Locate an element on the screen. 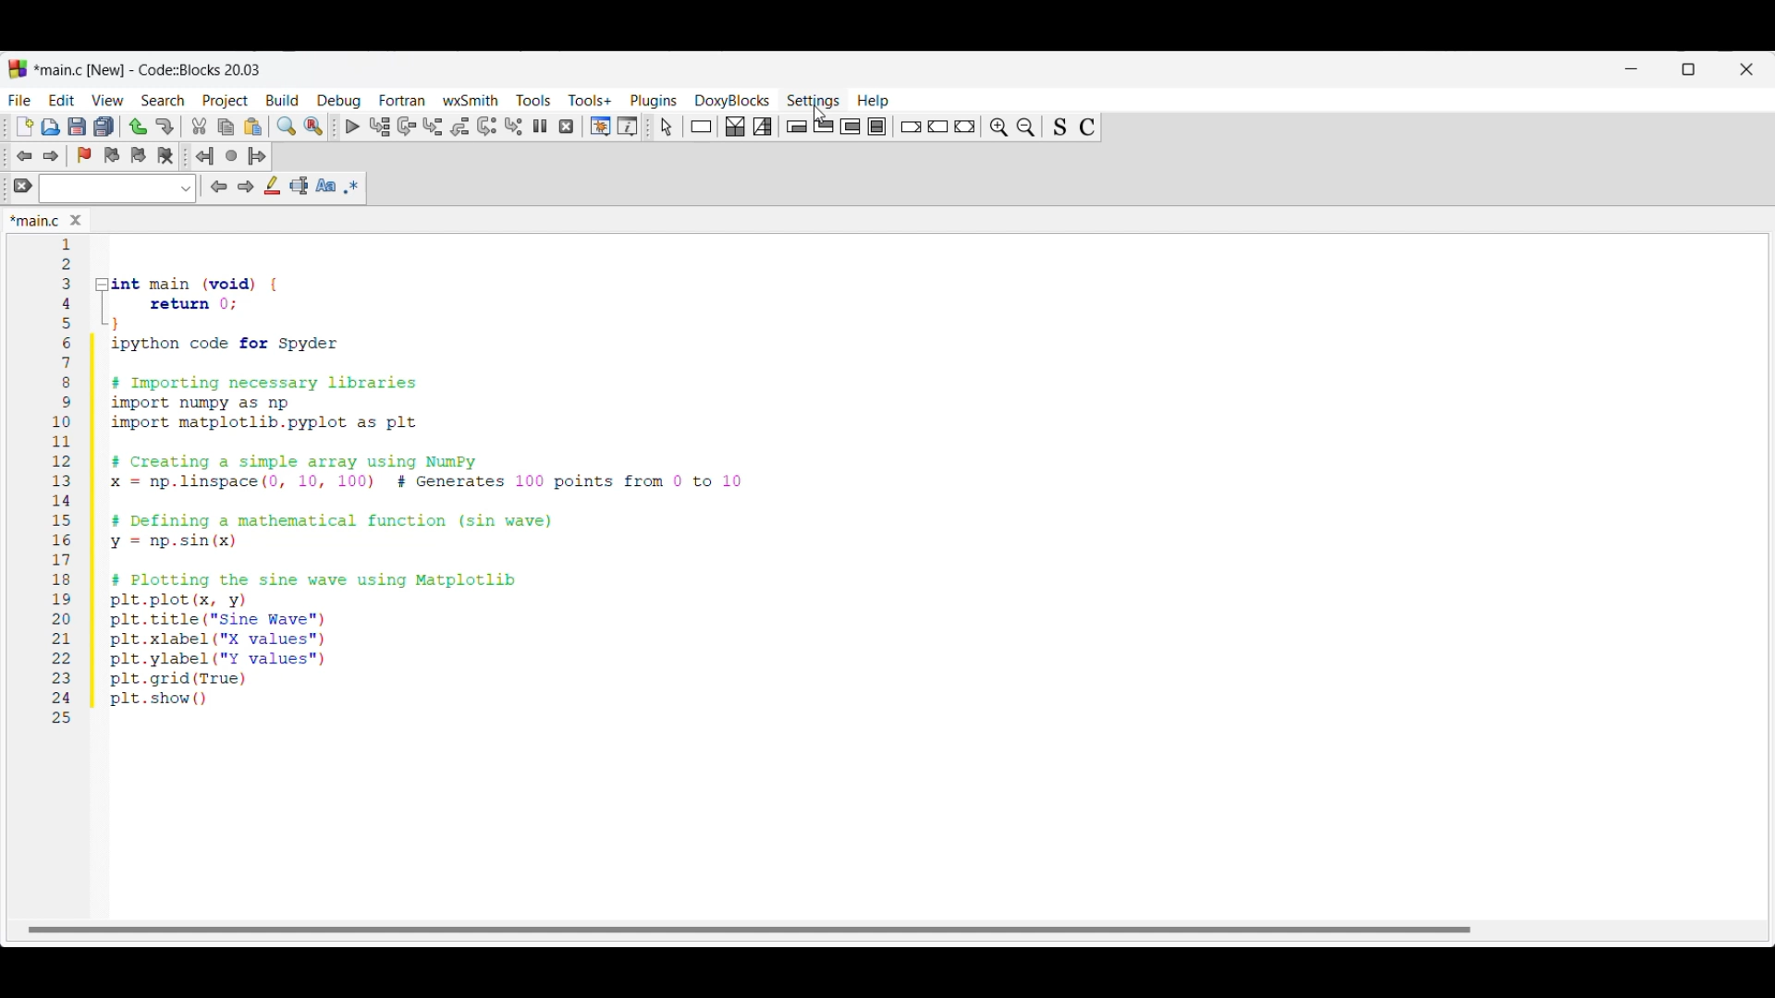 Image resolution: width=1775 pixels, height=998 pixels. File menu is located at coordinates (19, 100).